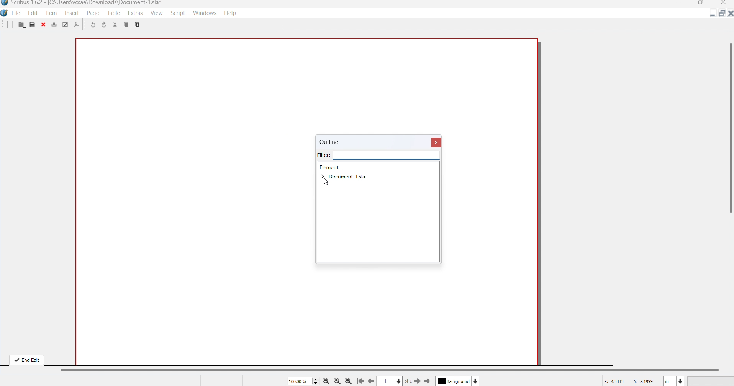 The image size is (734, 386). Describe the element at coordinates (98, 25) in the screenshot. I see `` at that location.